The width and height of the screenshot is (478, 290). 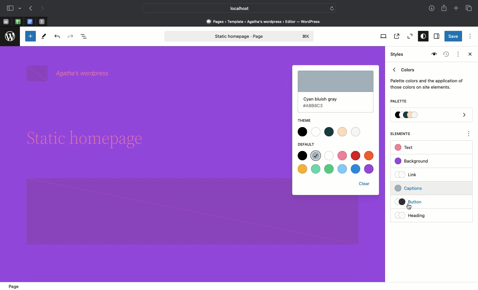 What do you see at coordinates (21, 9) in the screenshot?
I see `drop-down` at bounding box center [21, 9].